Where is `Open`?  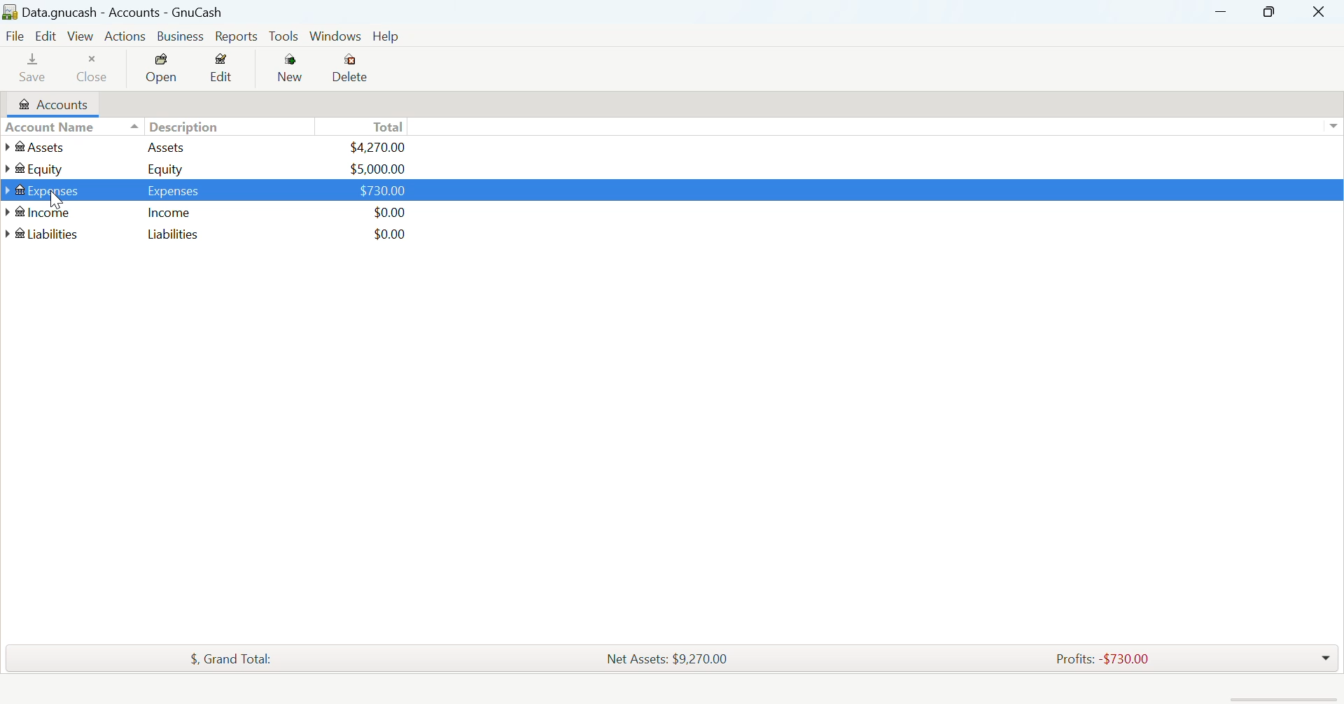 Open is located at coordinates (167, 71).